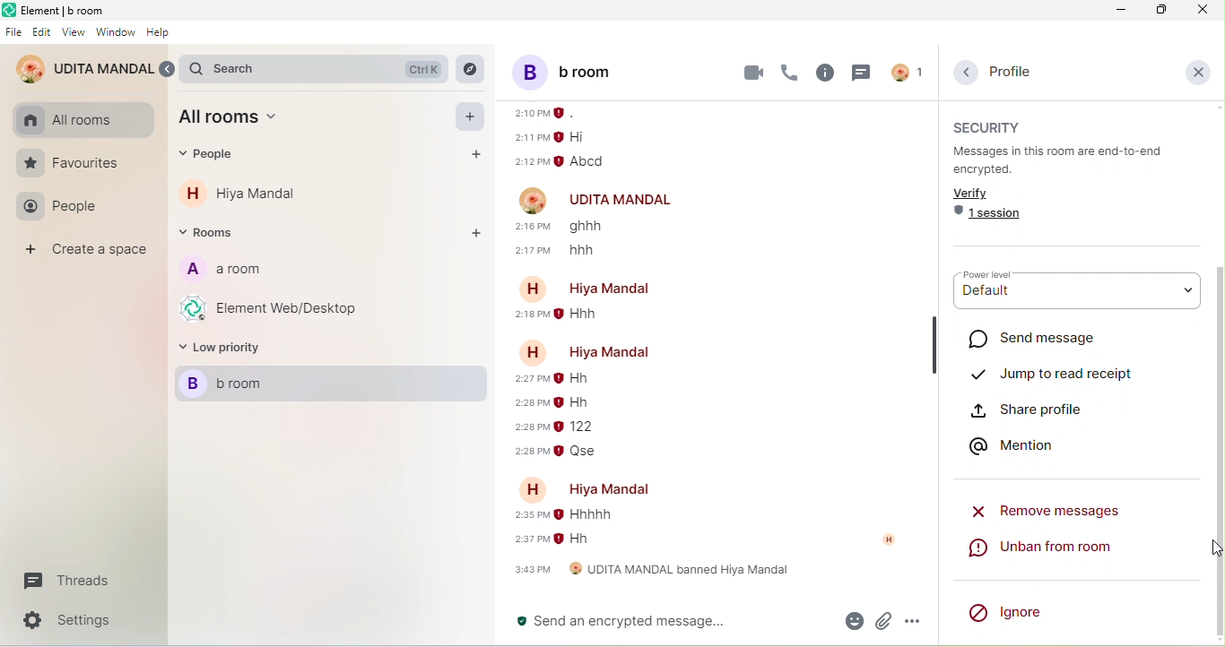 The width and height of the screenshot is (1225, 647). I want to click on room info, so click(826, 73).